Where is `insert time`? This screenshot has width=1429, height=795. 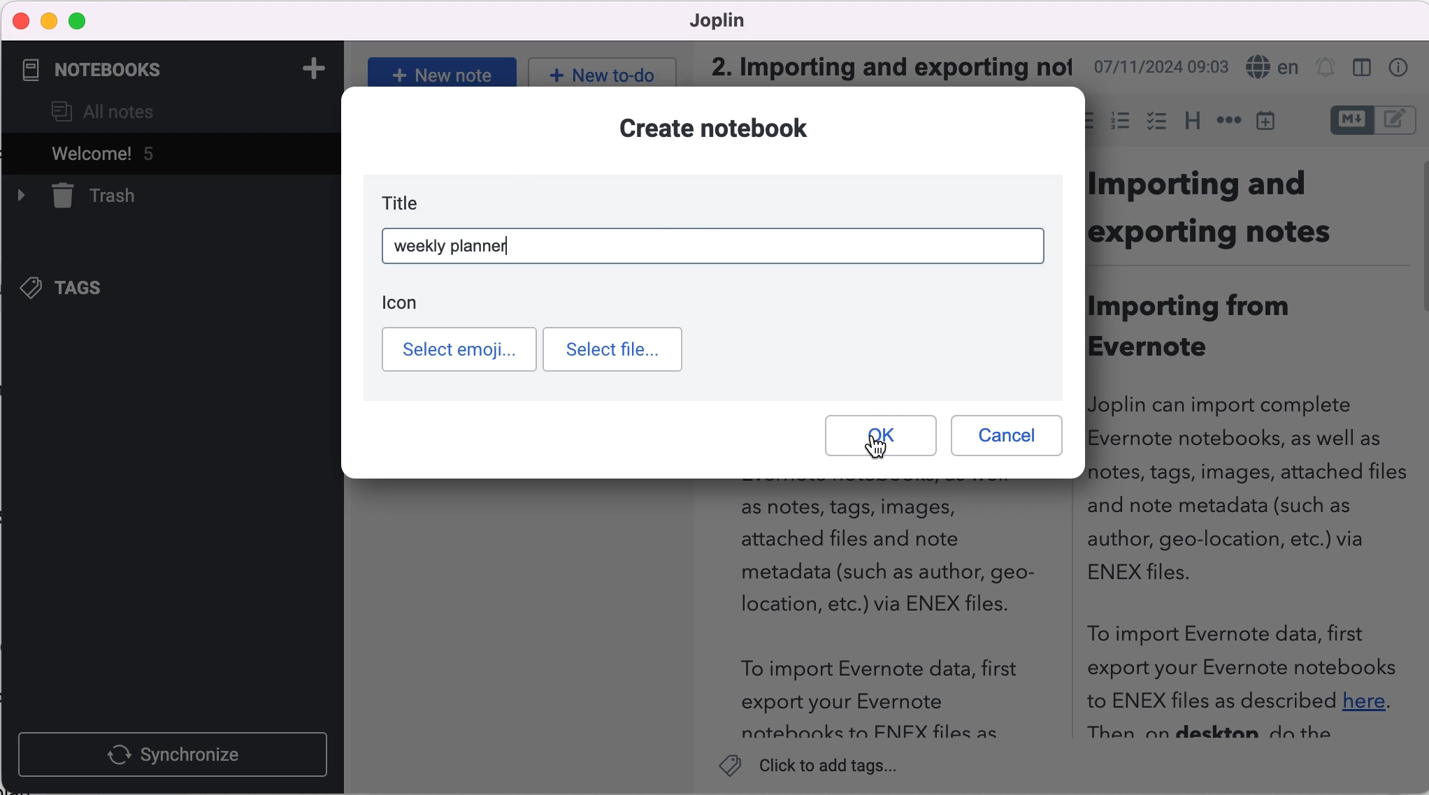
insert time is located at coordinates (1268, 121).